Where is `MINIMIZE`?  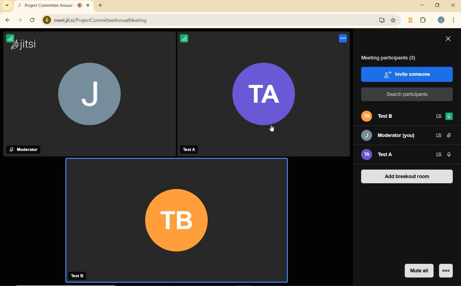 MINIMIZE is located at coordinates (422, 5).